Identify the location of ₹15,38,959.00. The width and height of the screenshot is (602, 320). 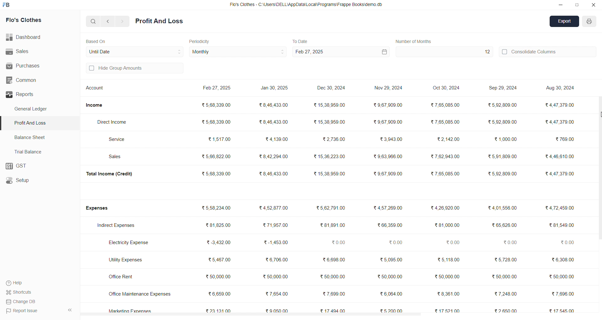
(333, 122).